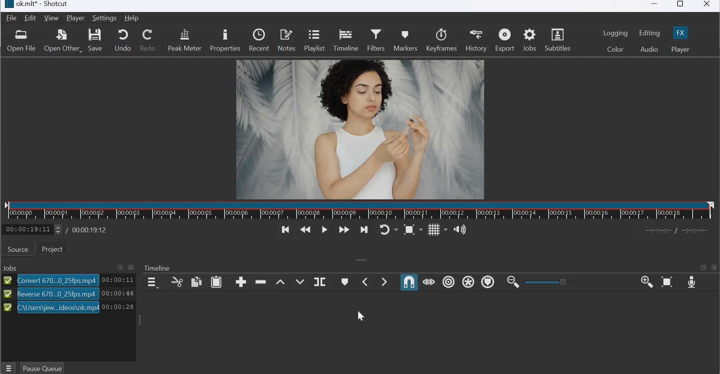 The width and height of the screenshot is (720, 374). Describe the element at coordinates (345, 230) in the screenshot. I see `Play quickly forwards` at that location.